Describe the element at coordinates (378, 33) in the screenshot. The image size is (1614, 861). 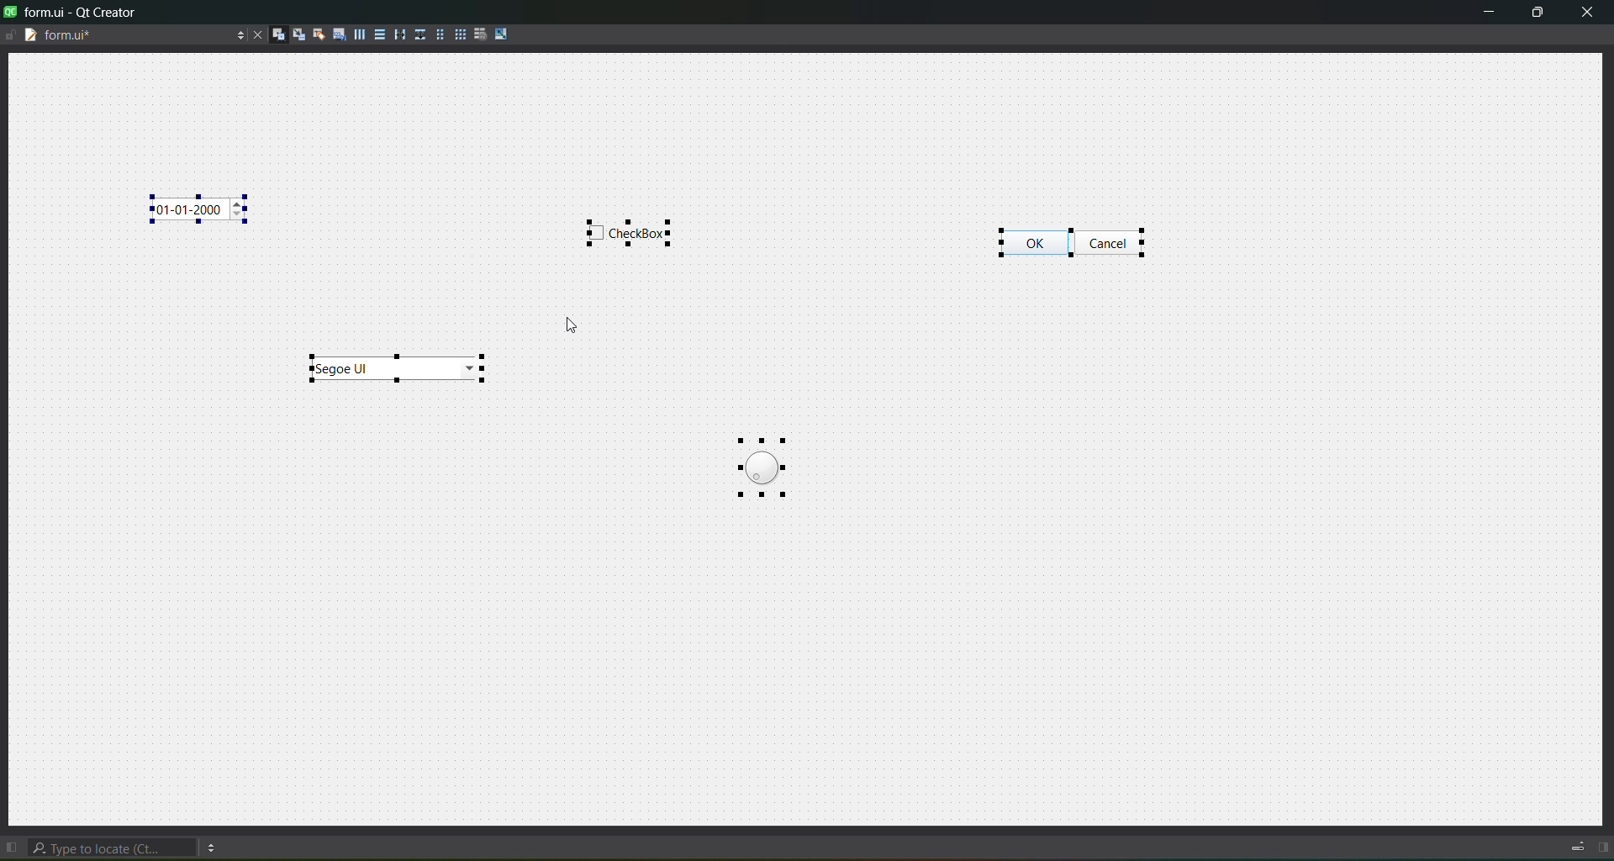
I see `Layout Vertically` at that location.